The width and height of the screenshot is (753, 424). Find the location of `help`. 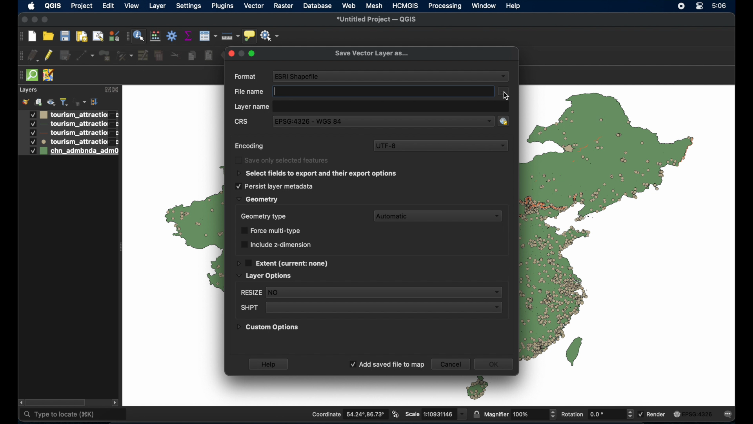

help is located at coordinates (514, 6).